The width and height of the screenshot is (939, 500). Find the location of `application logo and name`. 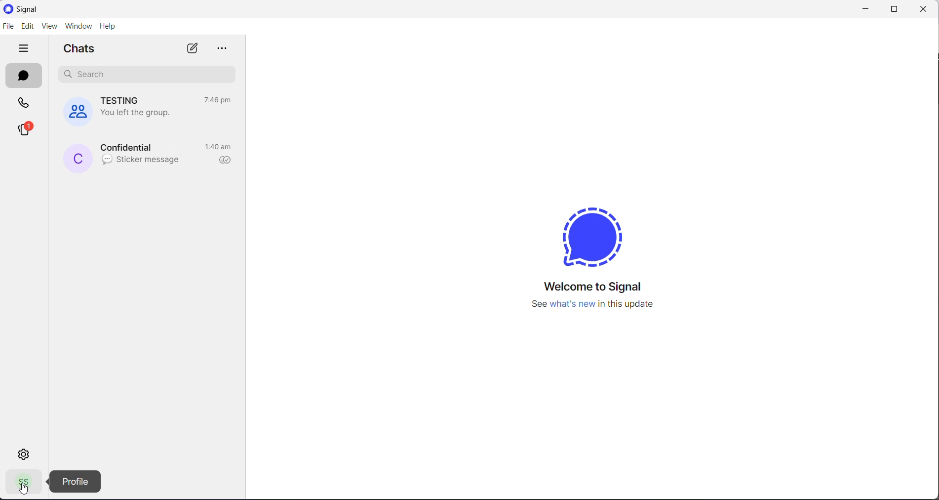

application logo and name is located at coordinates (49, 9).